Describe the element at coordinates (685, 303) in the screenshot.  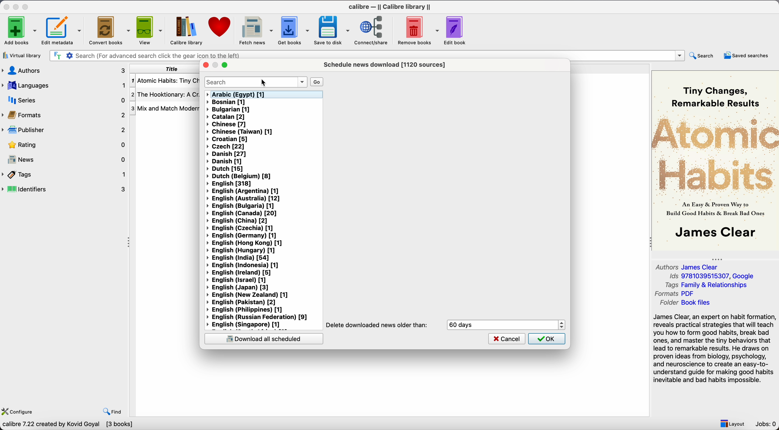
I see `Folder Book files` at that location.